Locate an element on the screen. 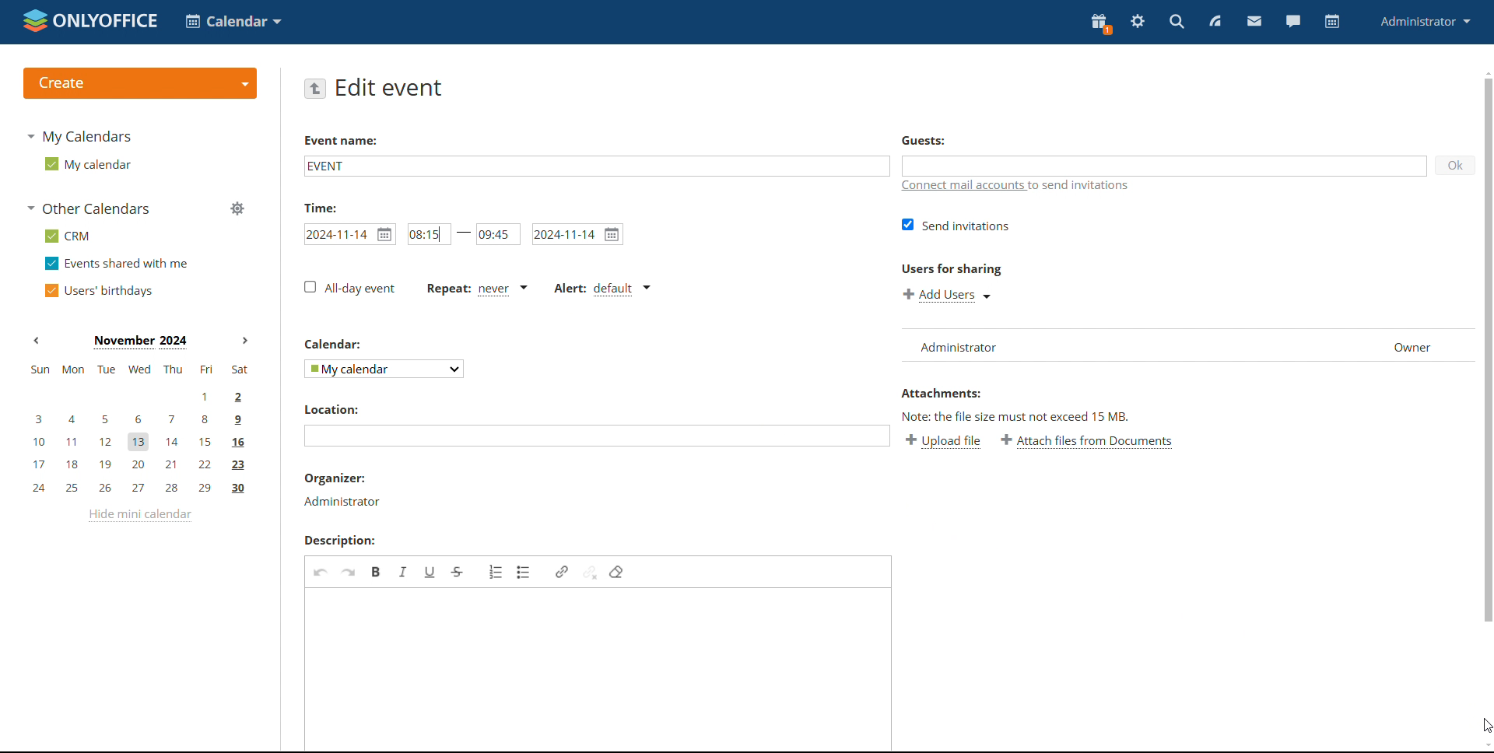 The height and width of the screenshot is (753, 1494). chat is located at coordinates (1292, 22).